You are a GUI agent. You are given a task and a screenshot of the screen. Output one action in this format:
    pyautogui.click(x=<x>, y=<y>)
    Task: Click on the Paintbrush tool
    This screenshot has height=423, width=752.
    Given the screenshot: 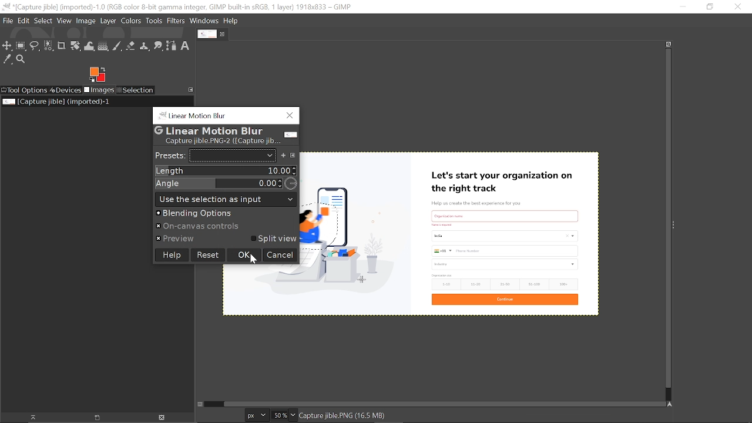 What is the action you would take?
    pyautogui.click(x=117, y=46)
    